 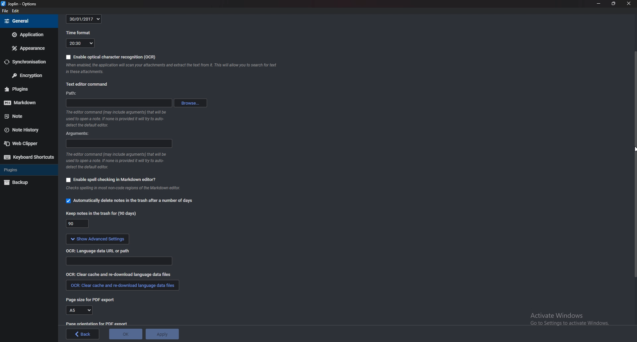 I want to click on Date format, so click(x=84, y=19).